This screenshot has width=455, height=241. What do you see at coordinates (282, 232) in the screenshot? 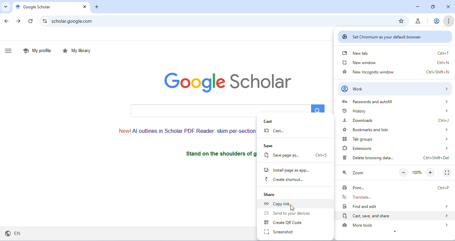
I see `screenshot` at bounding box center [282, 232].